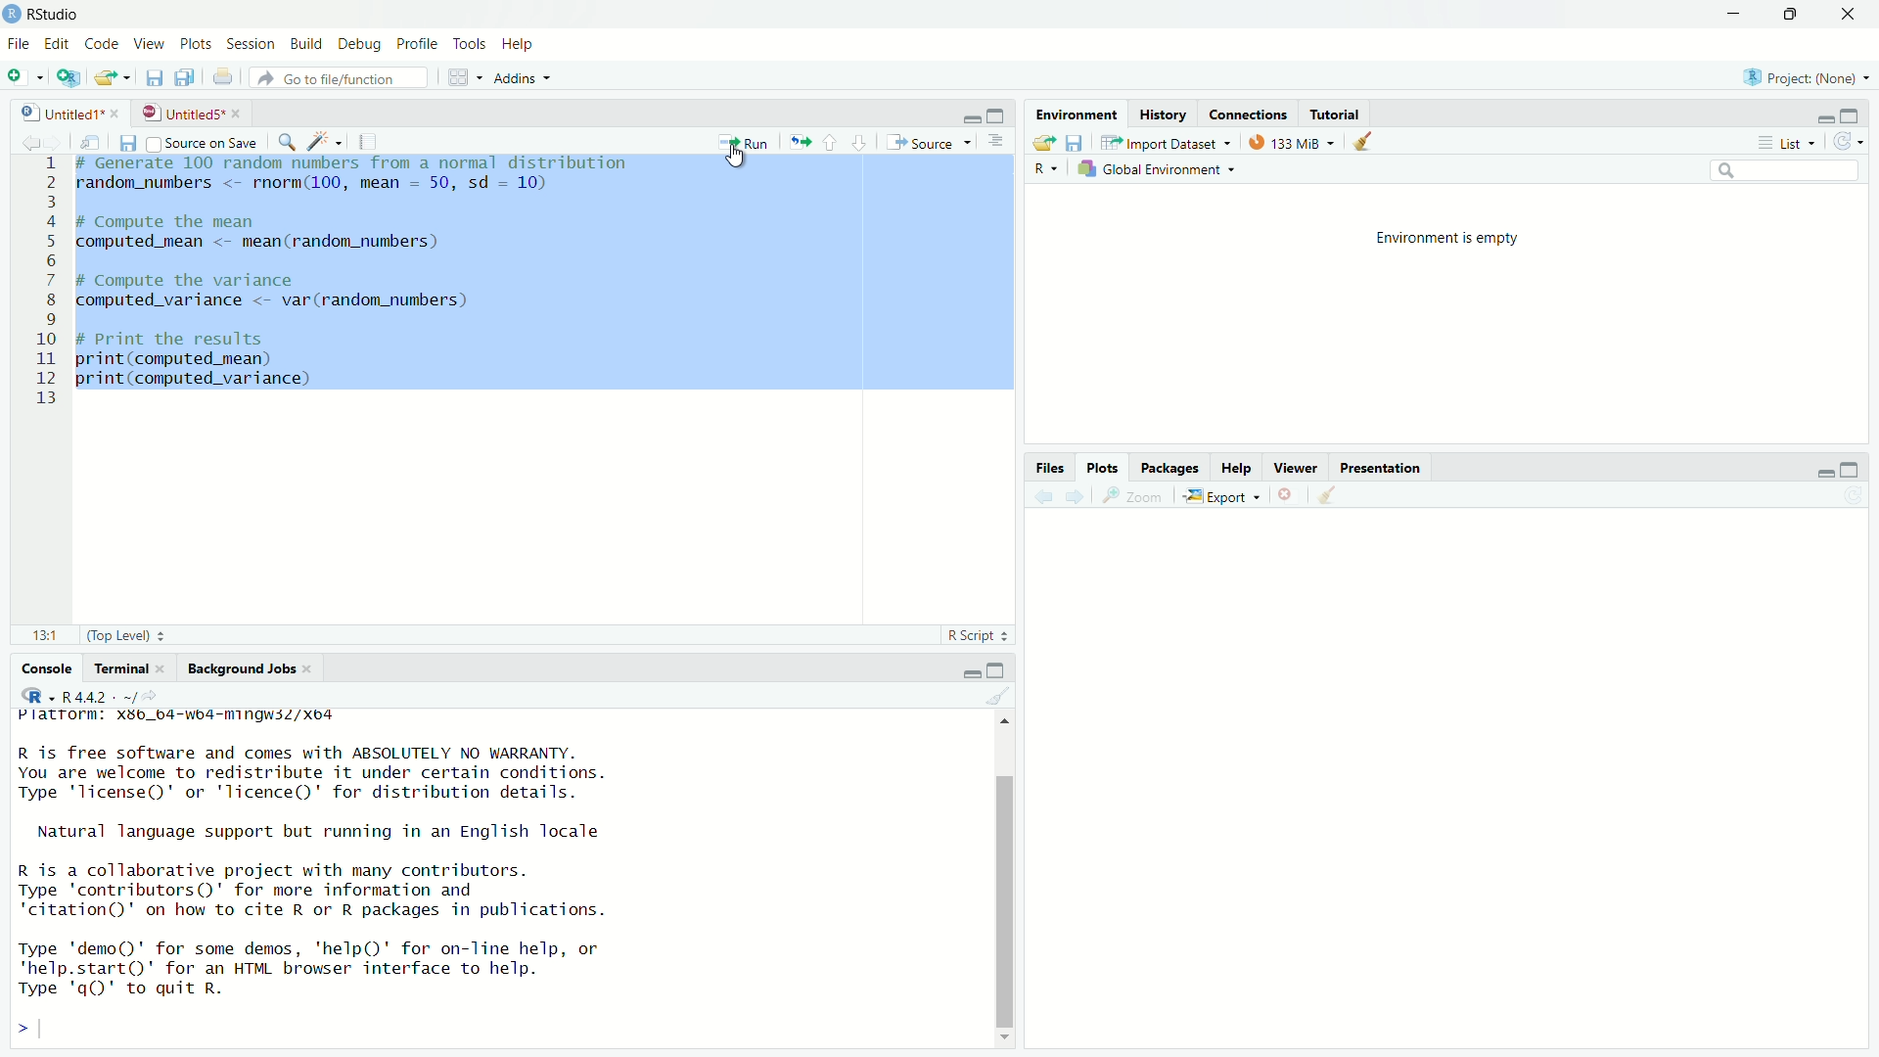  I want to click on create a project, so click(72, 77).